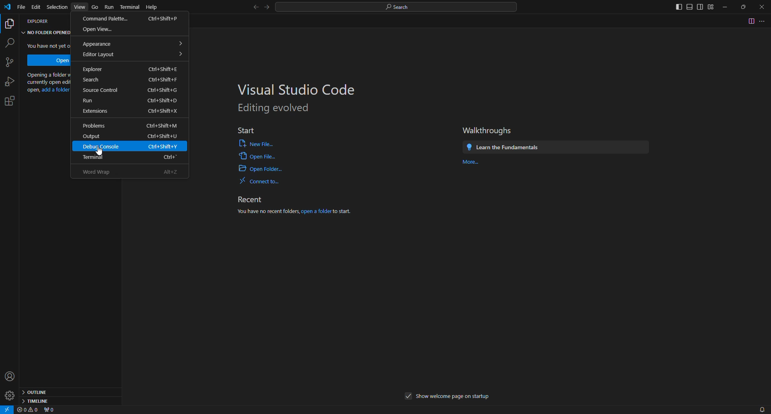 This screenshot has height=414, width=771. What do you see at coordinates (129, 111) in the screenshot?
I see `Extensions` at bounding box center [129, 111].